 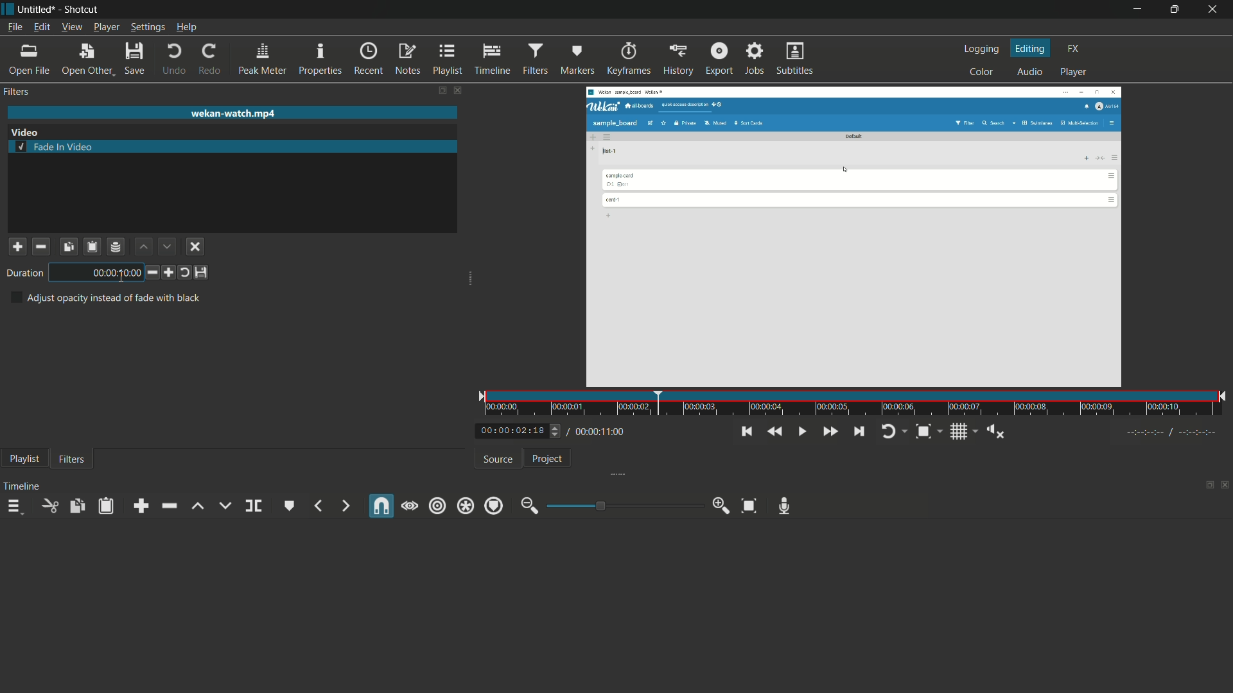 What do you see at coordinates (748, 432) in the screenshot?
I see `skip to the previous point` at bounding box center [748, 432].